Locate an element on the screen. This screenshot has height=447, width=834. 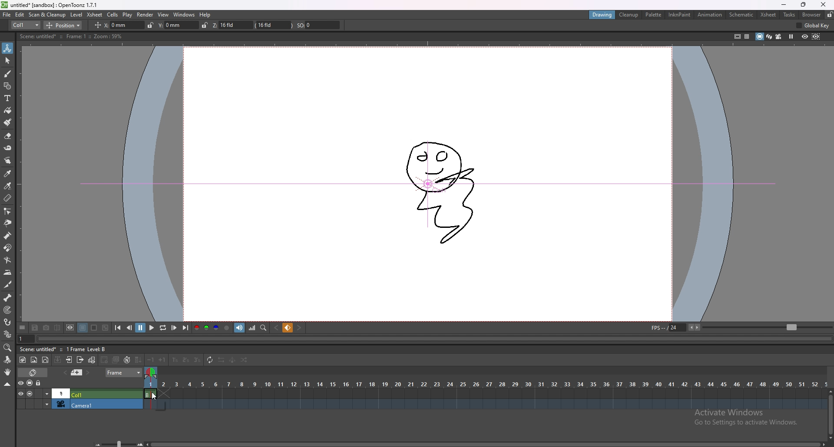
scroll bar is located at coordinates (830, 413).